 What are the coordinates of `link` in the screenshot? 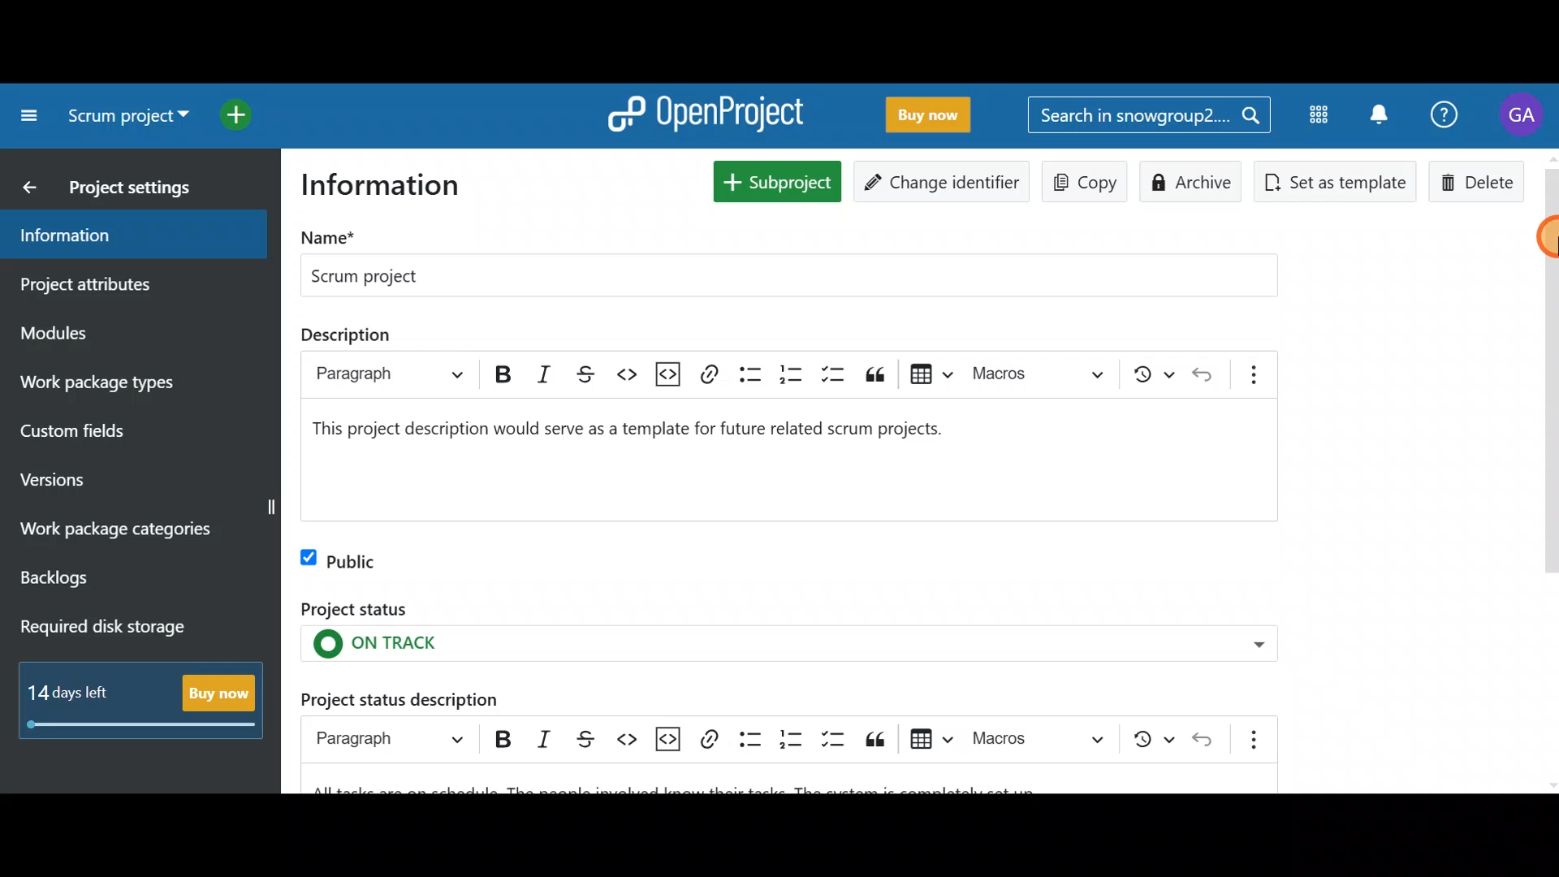 It's located at (710, 374).